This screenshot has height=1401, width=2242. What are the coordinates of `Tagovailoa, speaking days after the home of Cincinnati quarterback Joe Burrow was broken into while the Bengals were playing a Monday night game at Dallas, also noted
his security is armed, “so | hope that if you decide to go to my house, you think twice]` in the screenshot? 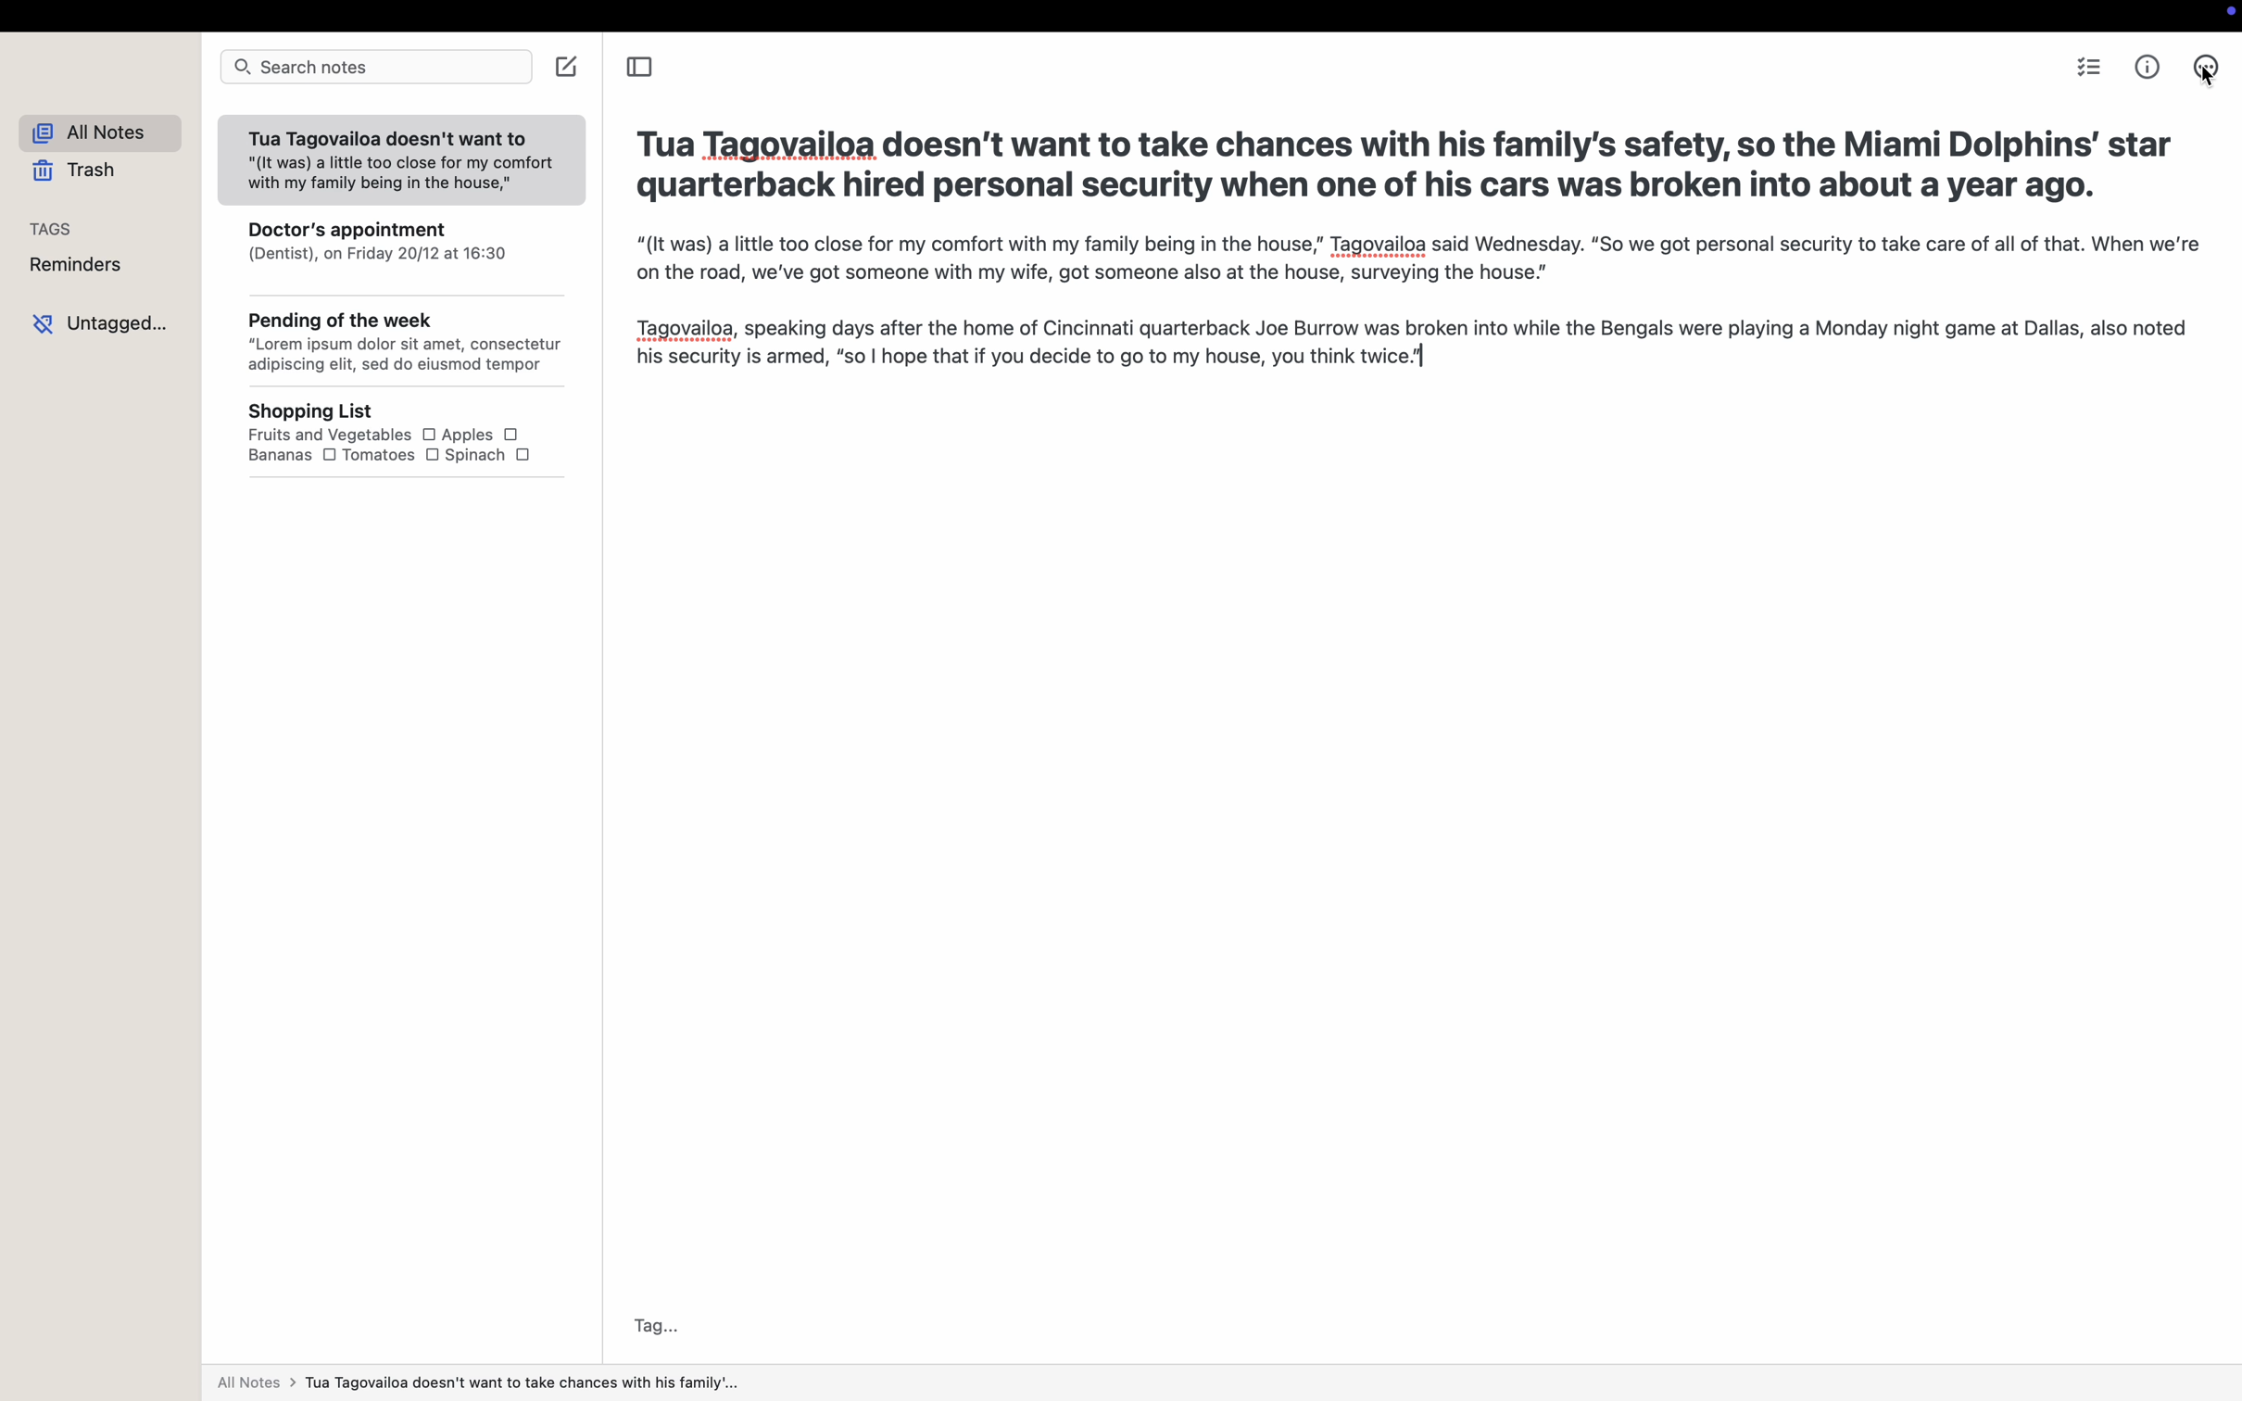 It's located at (1407, 346).